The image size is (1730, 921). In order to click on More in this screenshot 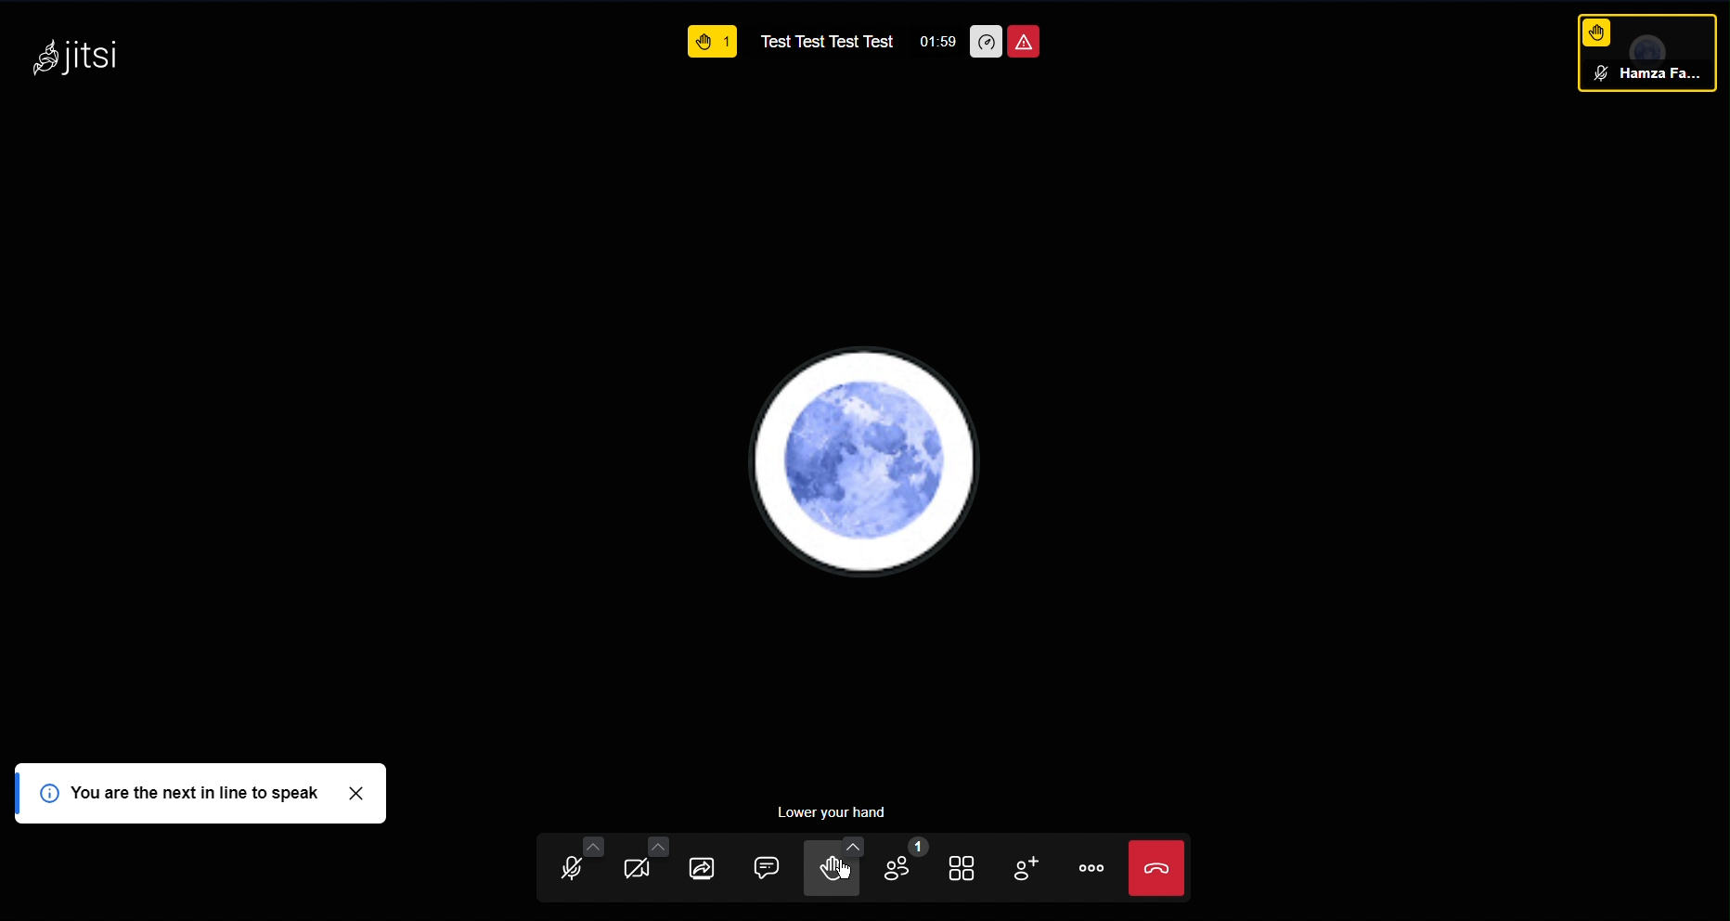, I will do `click(1100, 869)`.